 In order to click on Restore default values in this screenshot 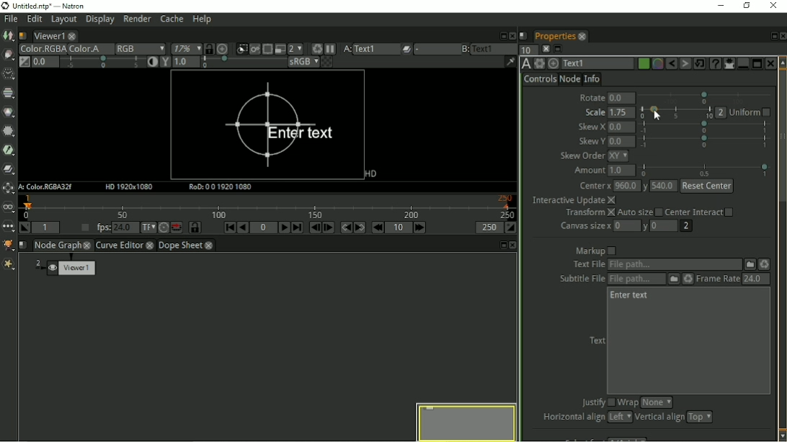, I will do `click(699, 63)`.